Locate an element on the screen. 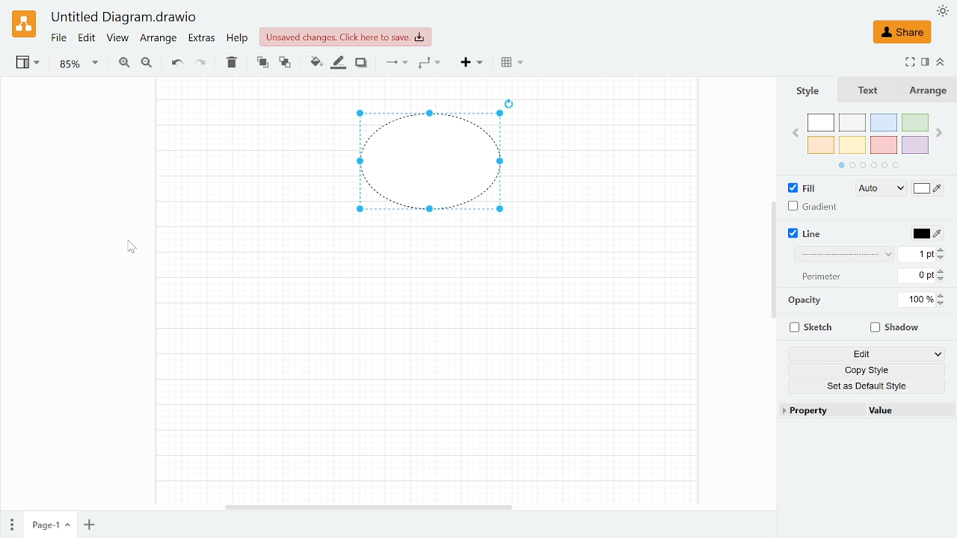 The height and width of the screenshot is (538, 957). Line color is located at coordinates (928, 235).